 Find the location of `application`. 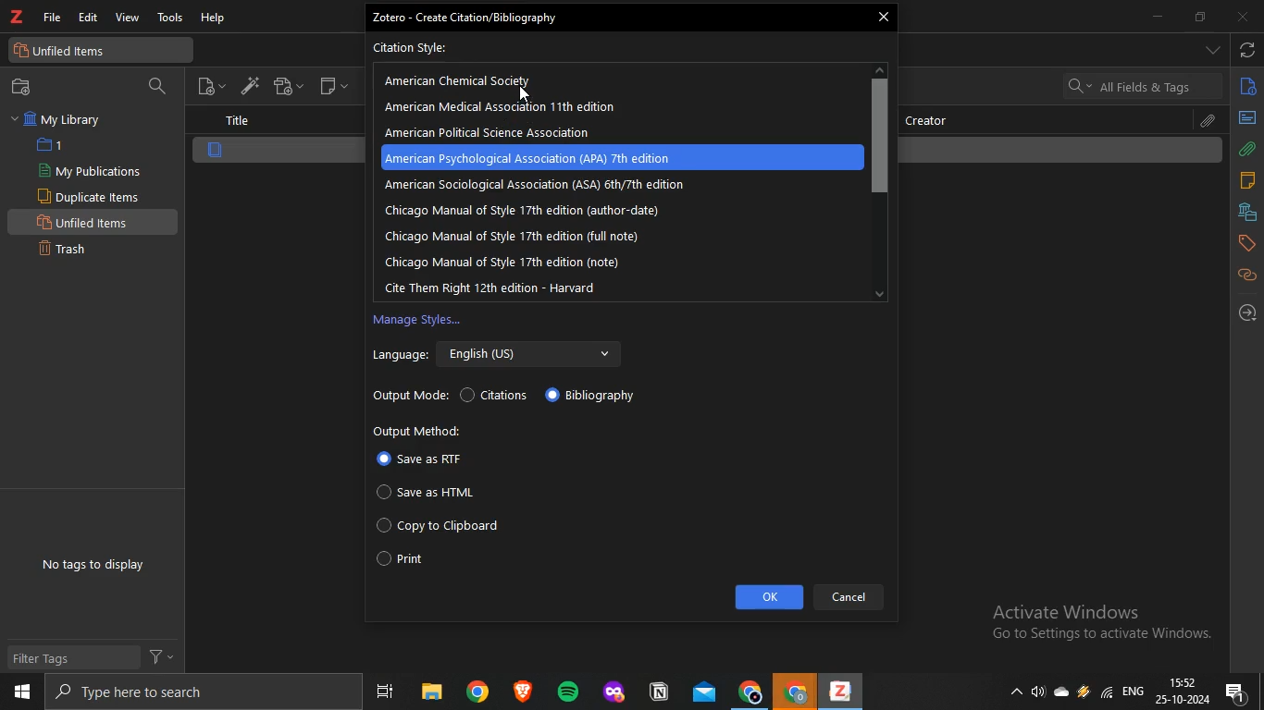

application is located at coordinates (616, 692).